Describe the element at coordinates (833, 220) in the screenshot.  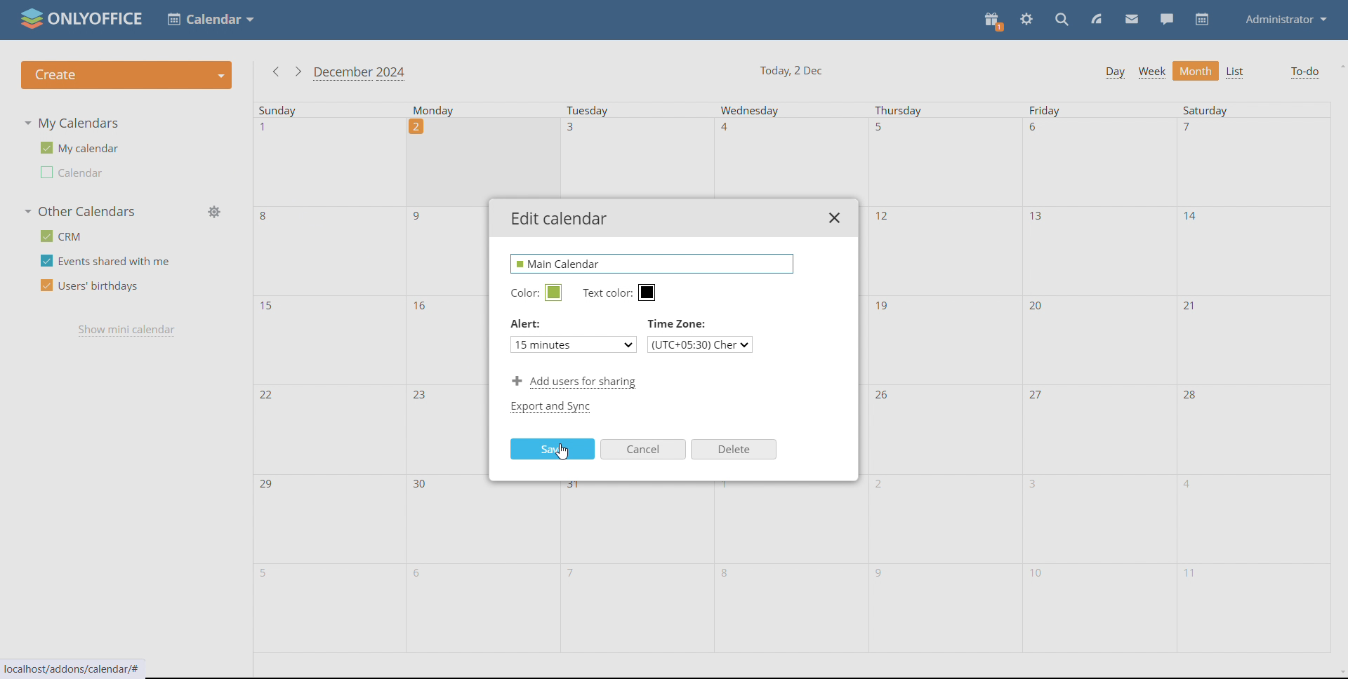
I see `close` at that location.